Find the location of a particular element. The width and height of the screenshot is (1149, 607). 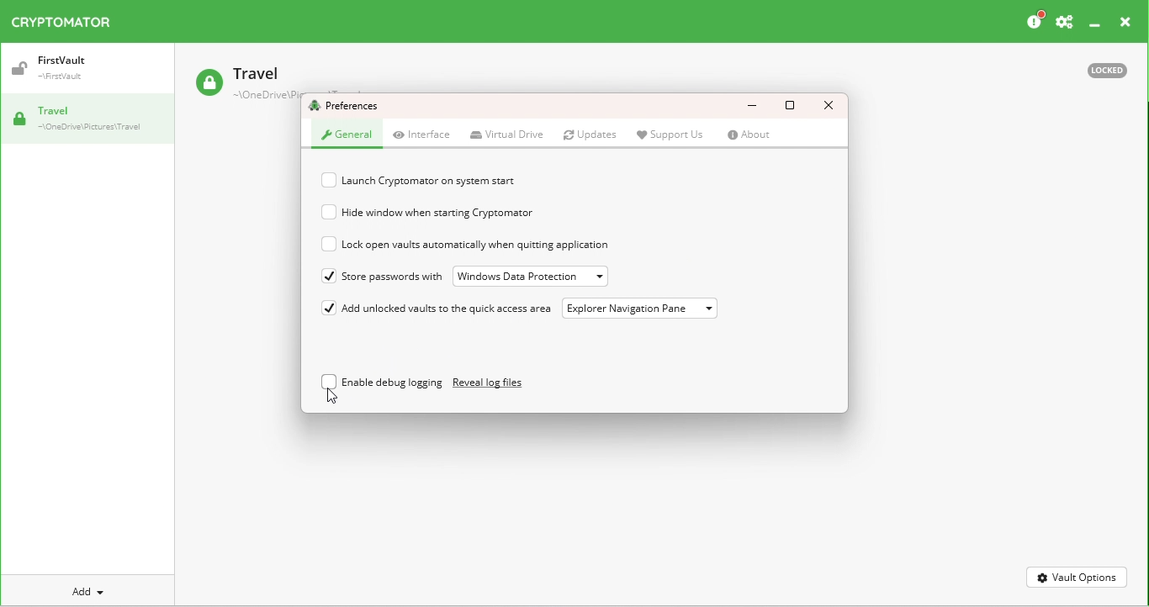

About is located at coordinates (749, 136).